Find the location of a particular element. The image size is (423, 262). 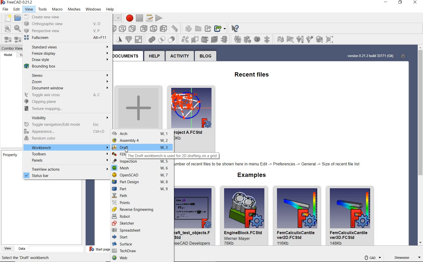

intersection is located at coordinates (152, 40).